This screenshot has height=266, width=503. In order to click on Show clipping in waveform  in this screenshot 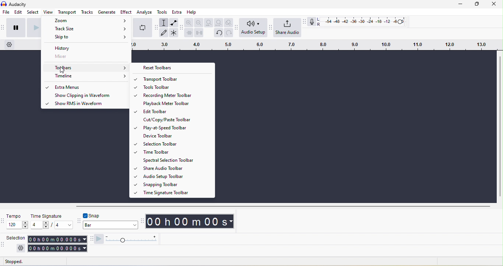, I will do `click(89, 95)`.